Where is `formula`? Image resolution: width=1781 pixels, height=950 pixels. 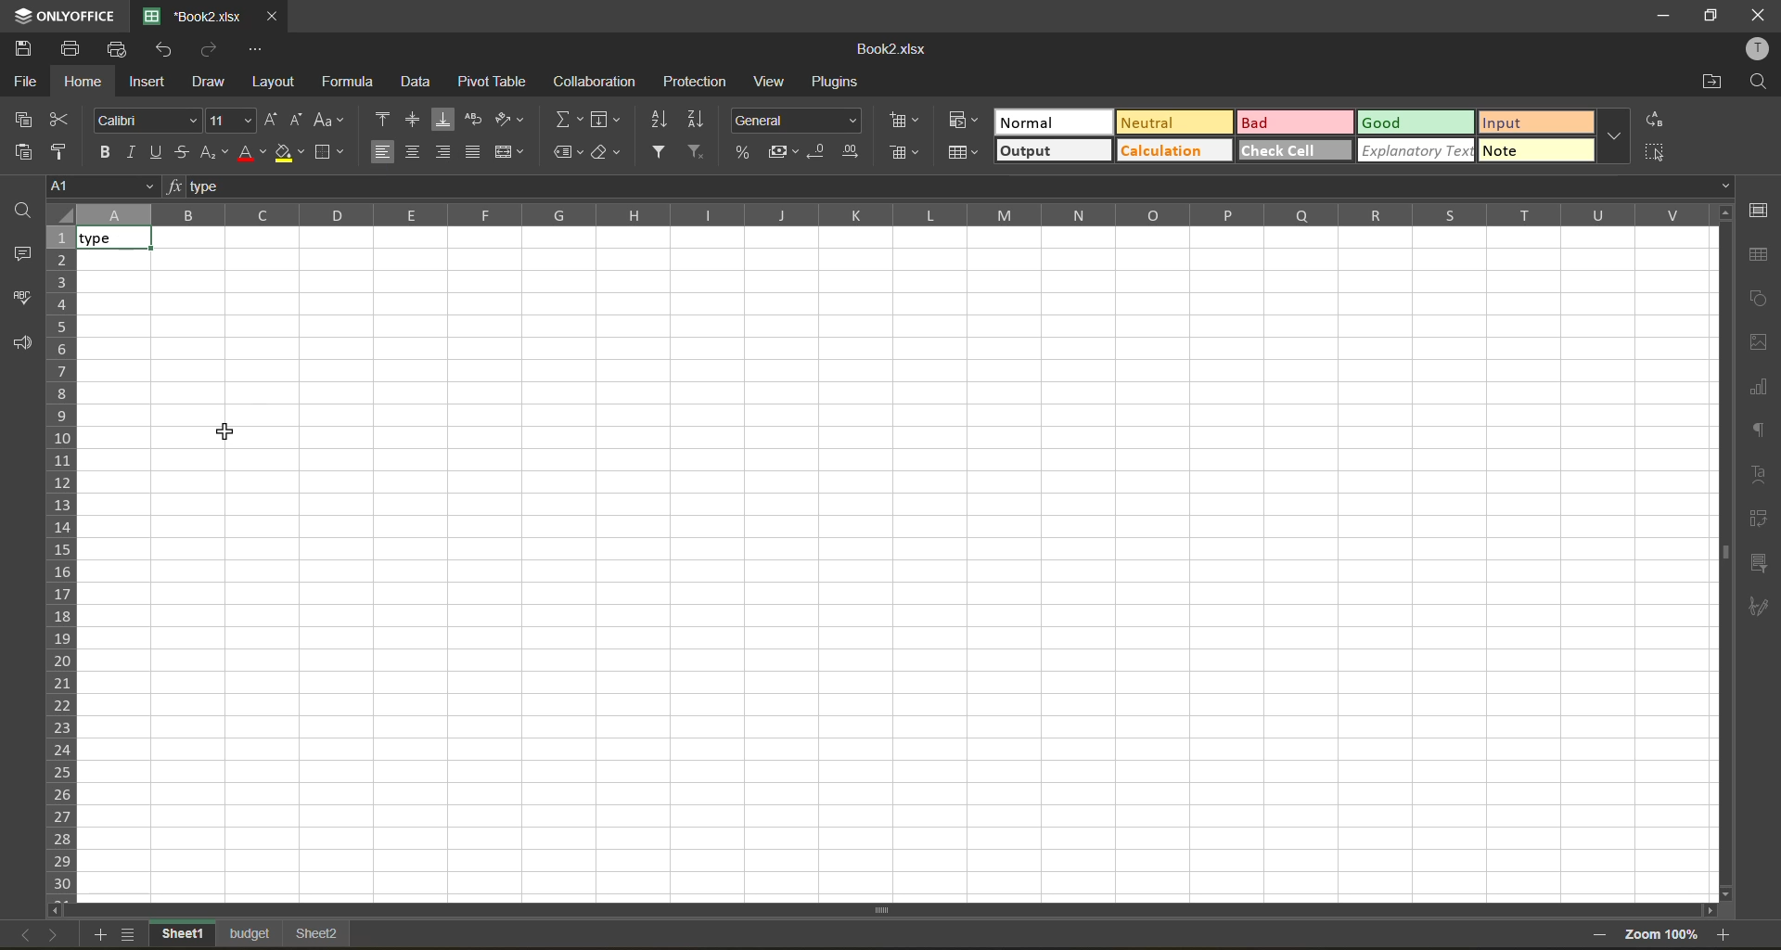
formula is located at coordinates (354, 80).